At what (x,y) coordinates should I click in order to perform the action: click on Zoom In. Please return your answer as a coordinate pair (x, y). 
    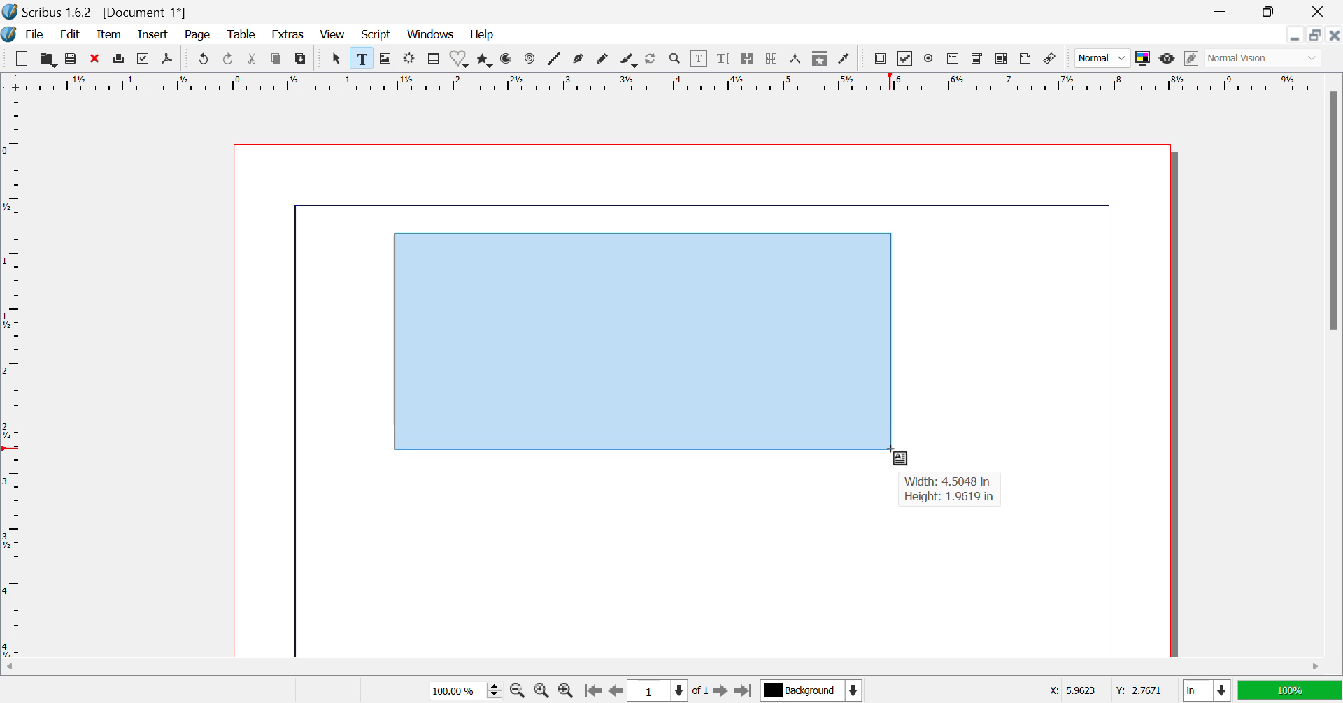
    Looking at the image, I should click on (565, 691).